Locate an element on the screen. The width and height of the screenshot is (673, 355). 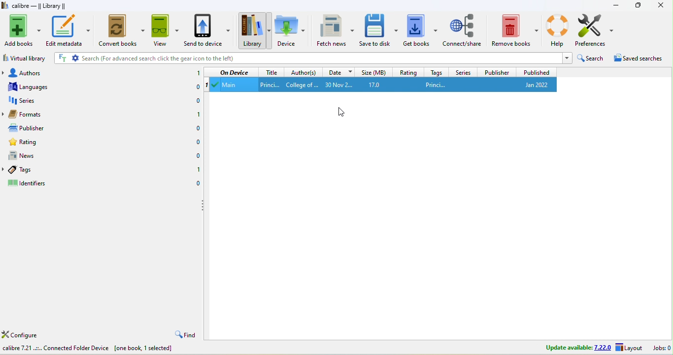
1 is located at coordinates (198, 172).